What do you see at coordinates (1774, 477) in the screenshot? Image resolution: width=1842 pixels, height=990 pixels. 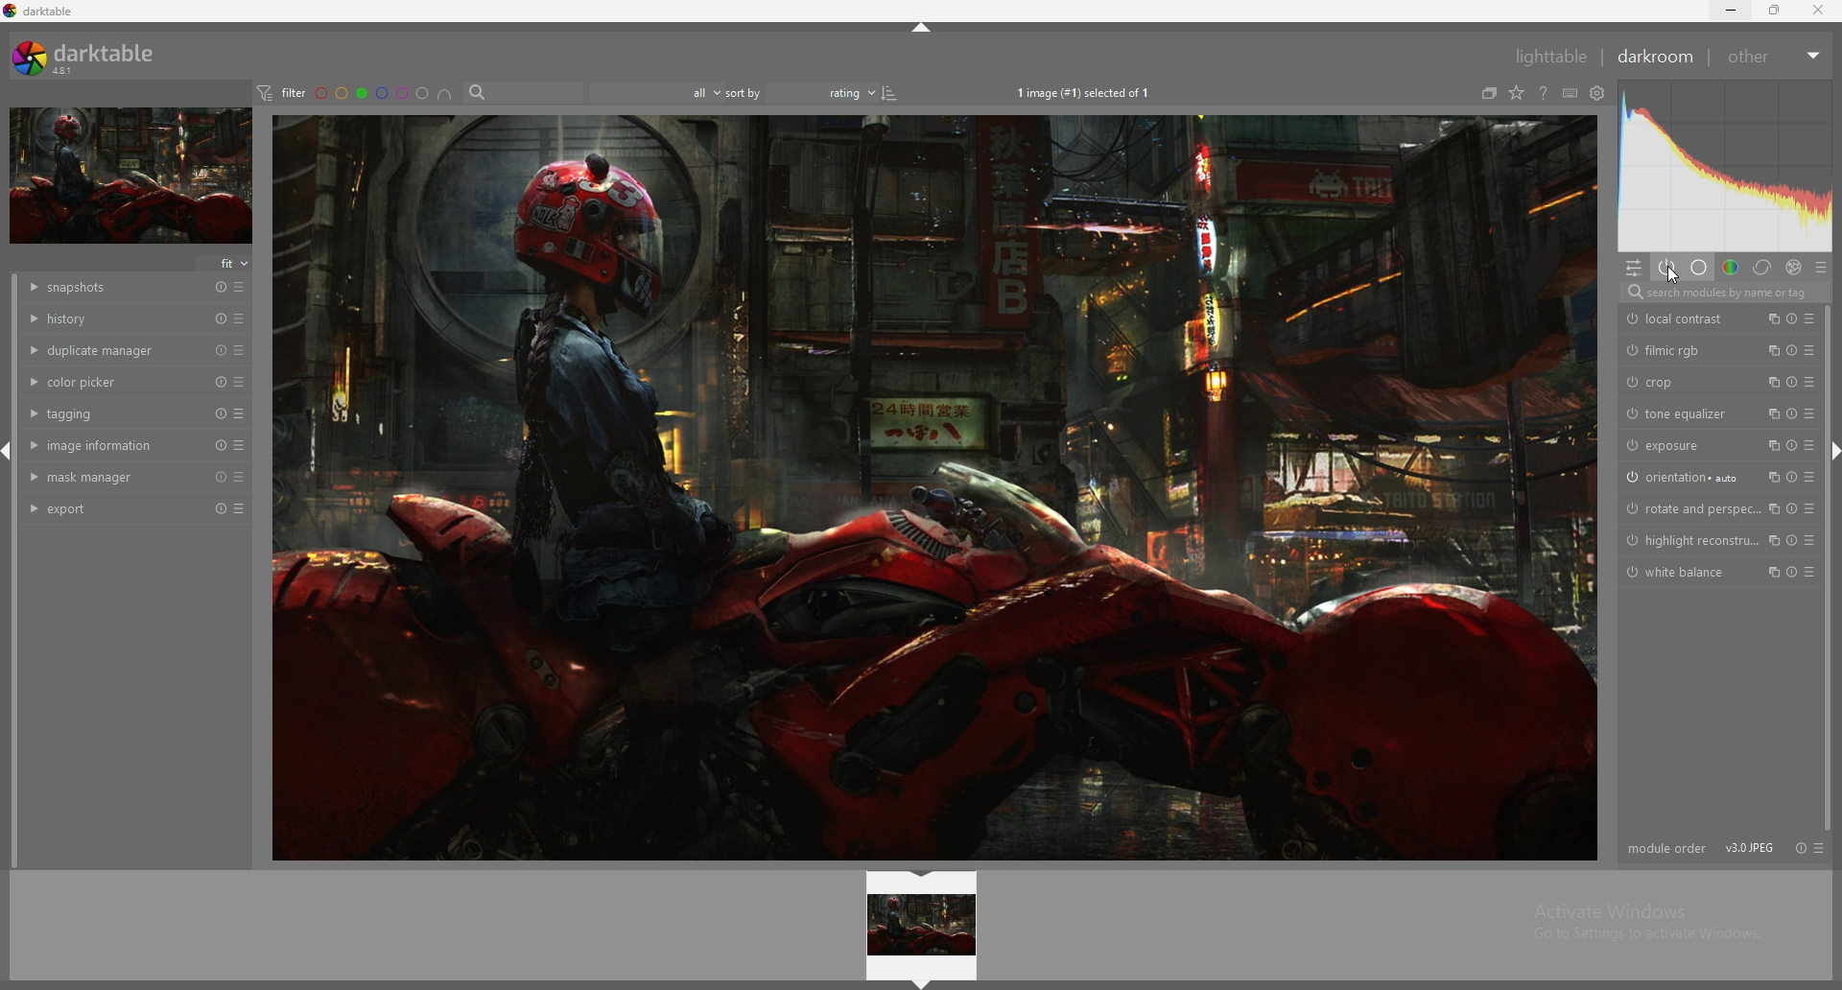 I see `multiple instances action` at bounding box center [1774, 477].